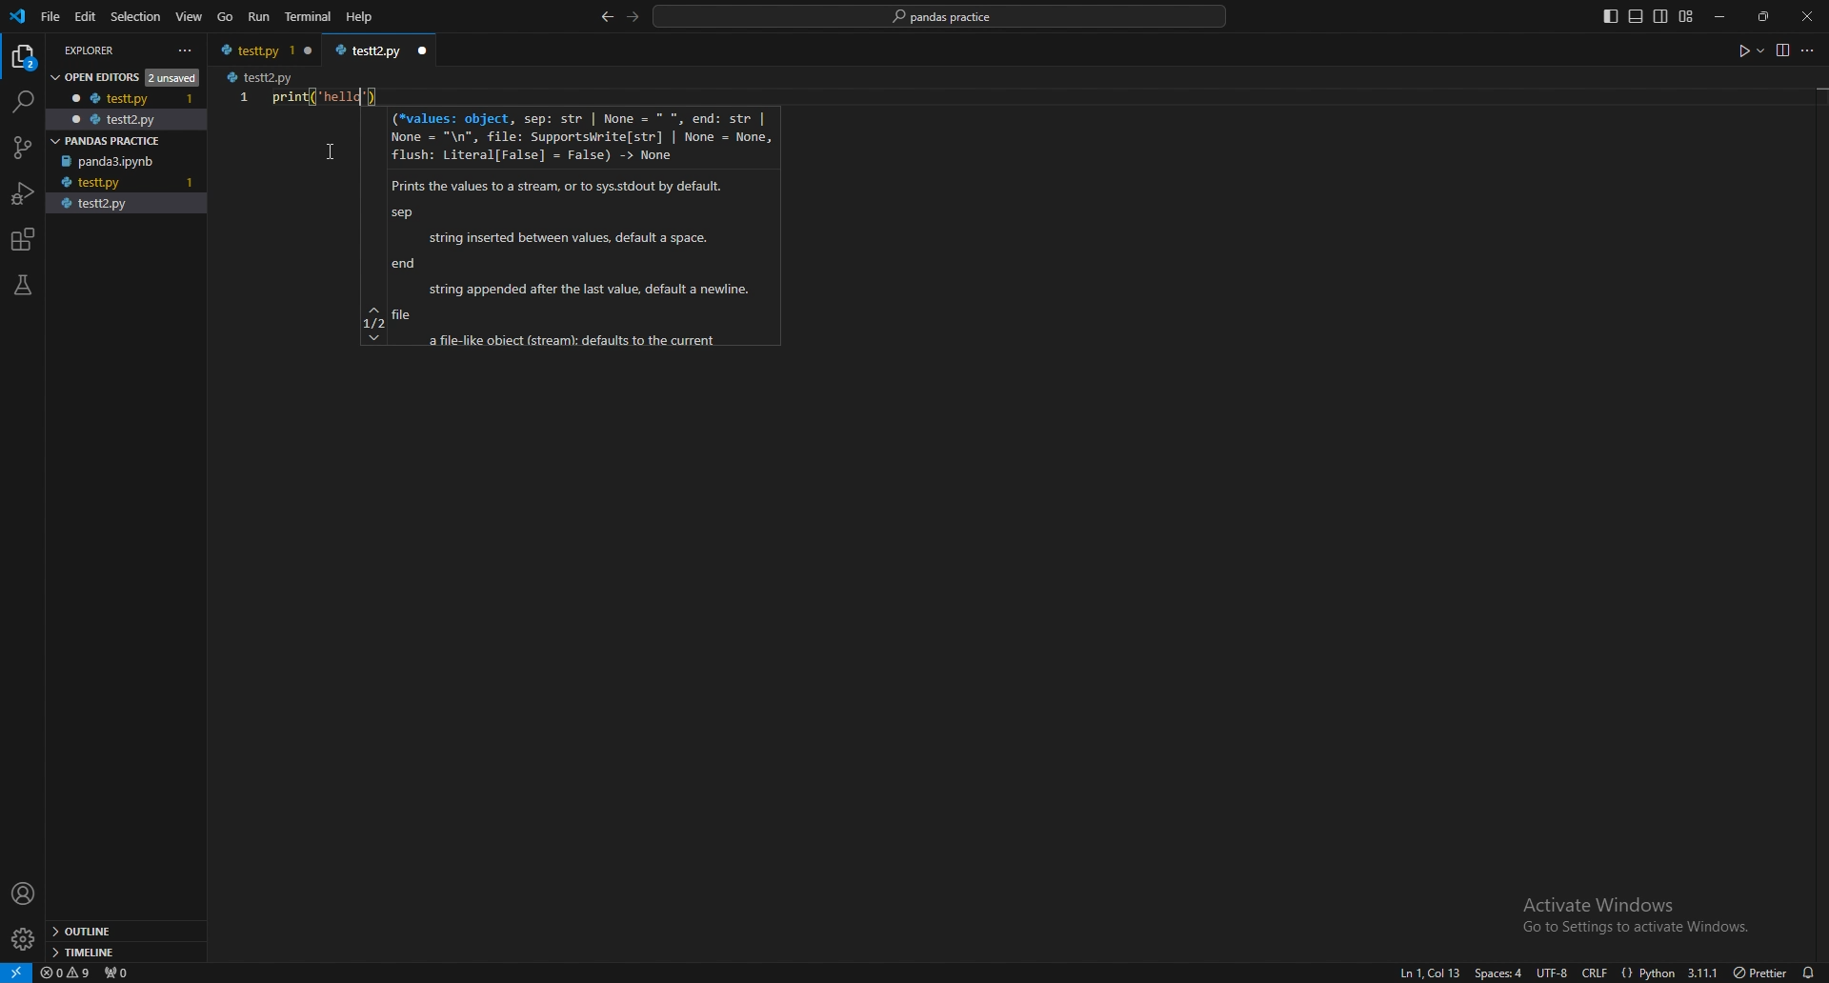 The height and width of the screenshot is (983, 1829). Describe the element at coordinates (310, 50) in the screenshot. I see `close window` at that location.